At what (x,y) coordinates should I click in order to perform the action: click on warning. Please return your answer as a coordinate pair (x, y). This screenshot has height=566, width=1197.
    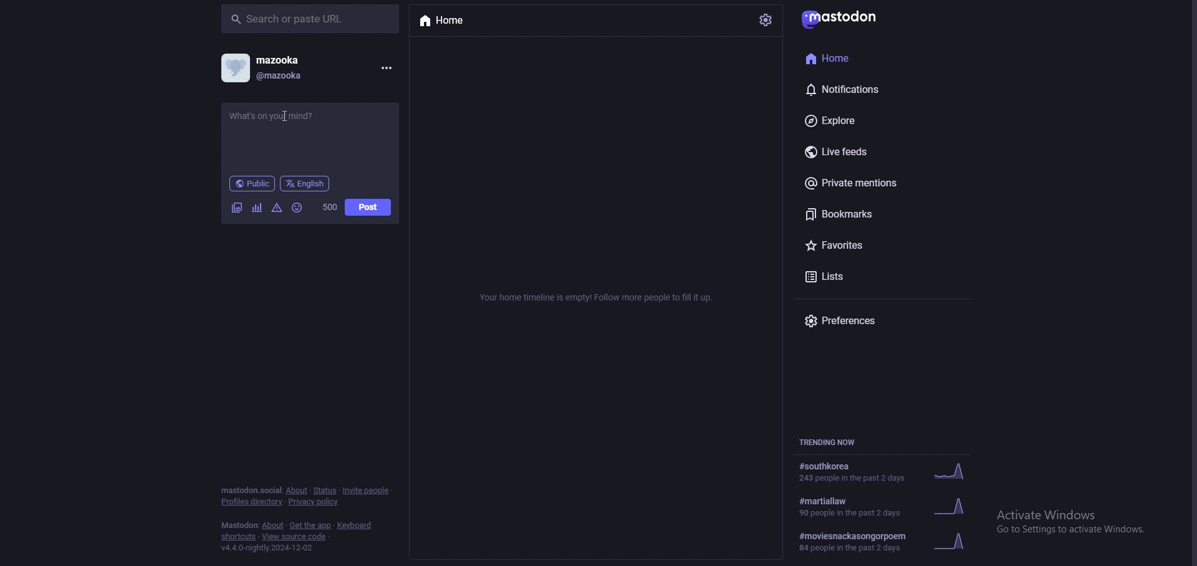
    Looking at the image, I should click on (277, 208).